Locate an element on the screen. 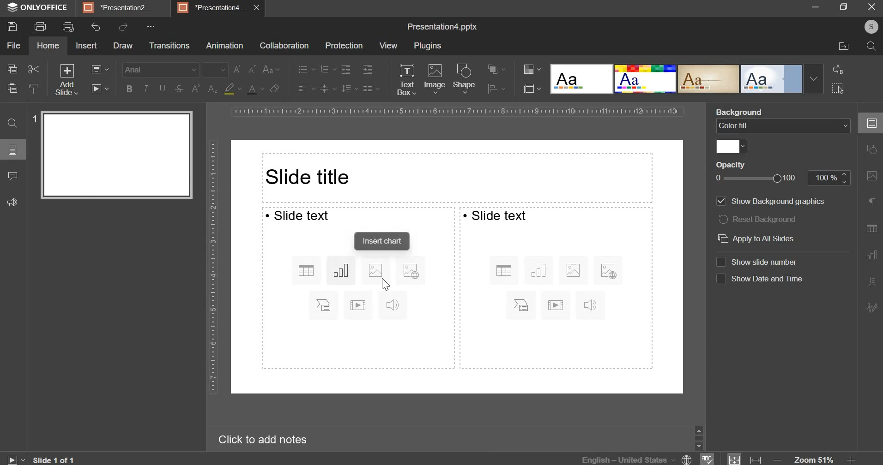 The image size is (883, 465). check box is located at coordinates (720, 261).